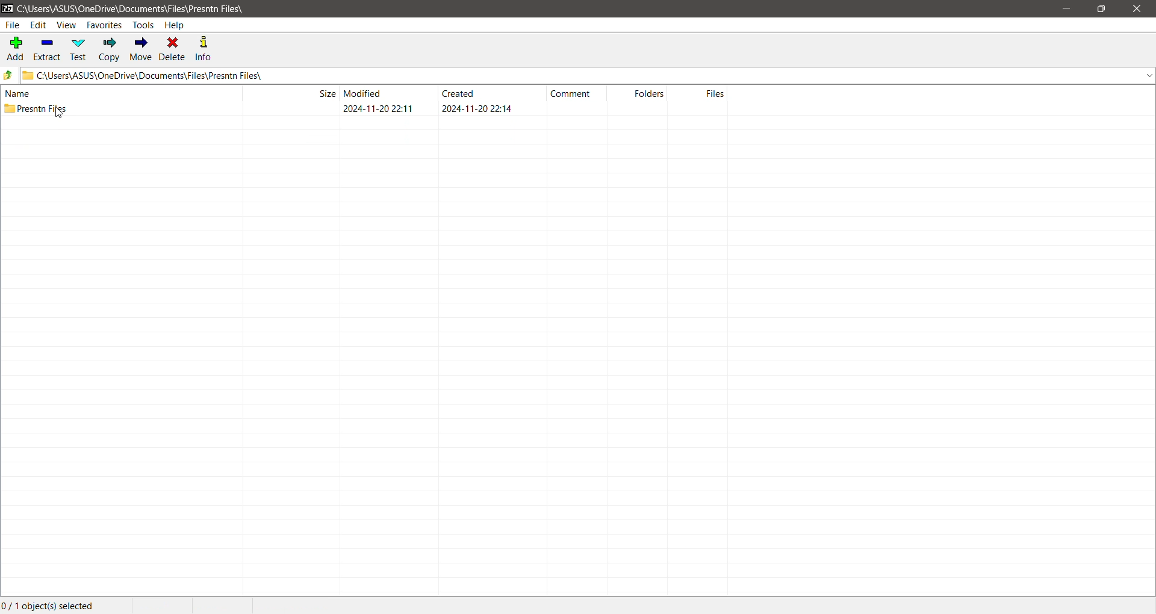 The height and width of the screenshot is (614, 1156). I want to click on Current Folder Path, so click(135, 8).